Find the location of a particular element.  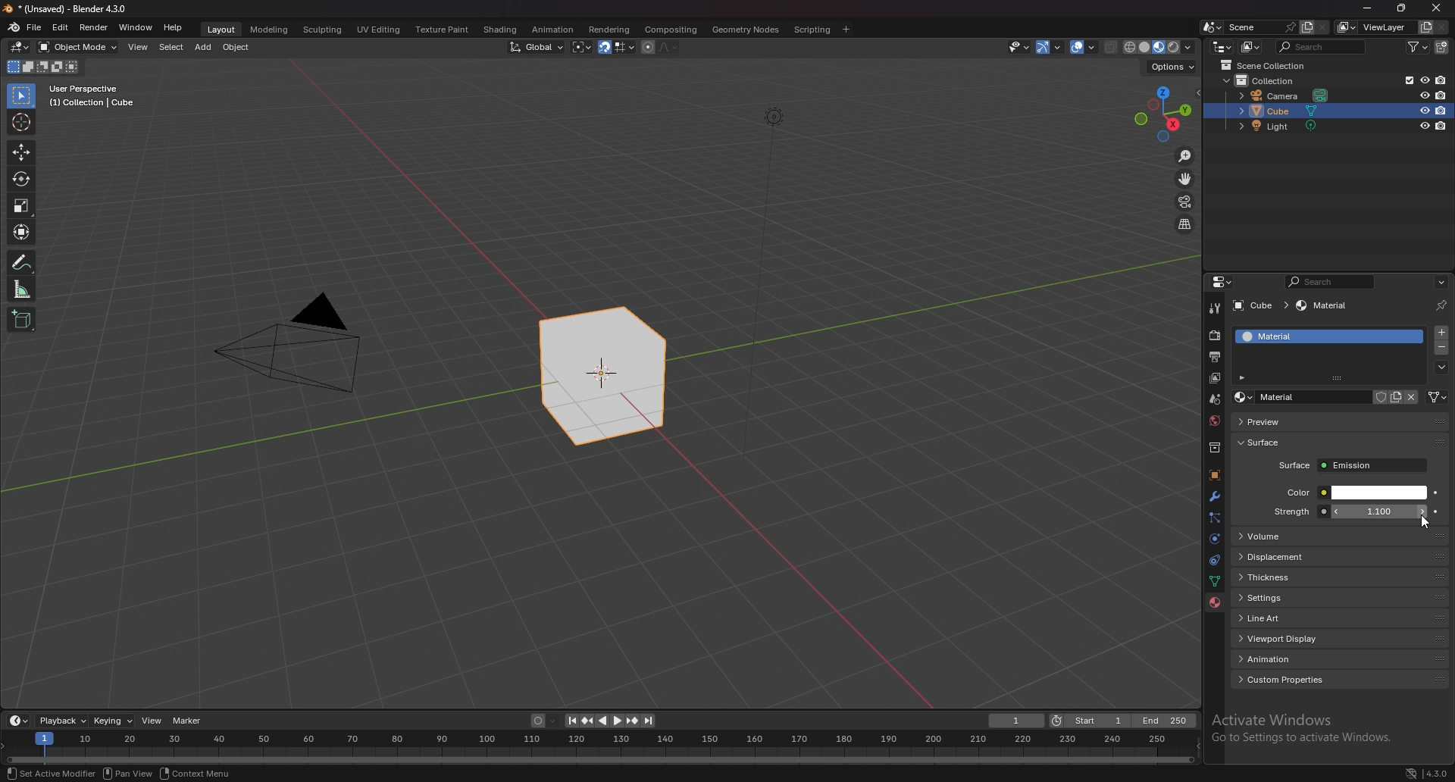

start 1 is located at coordinates (1090, 721).